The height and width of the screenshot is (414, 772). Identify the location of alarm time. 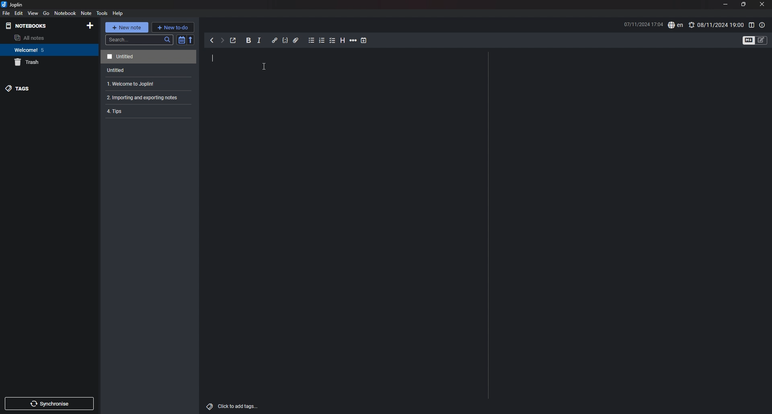
(721, 25).